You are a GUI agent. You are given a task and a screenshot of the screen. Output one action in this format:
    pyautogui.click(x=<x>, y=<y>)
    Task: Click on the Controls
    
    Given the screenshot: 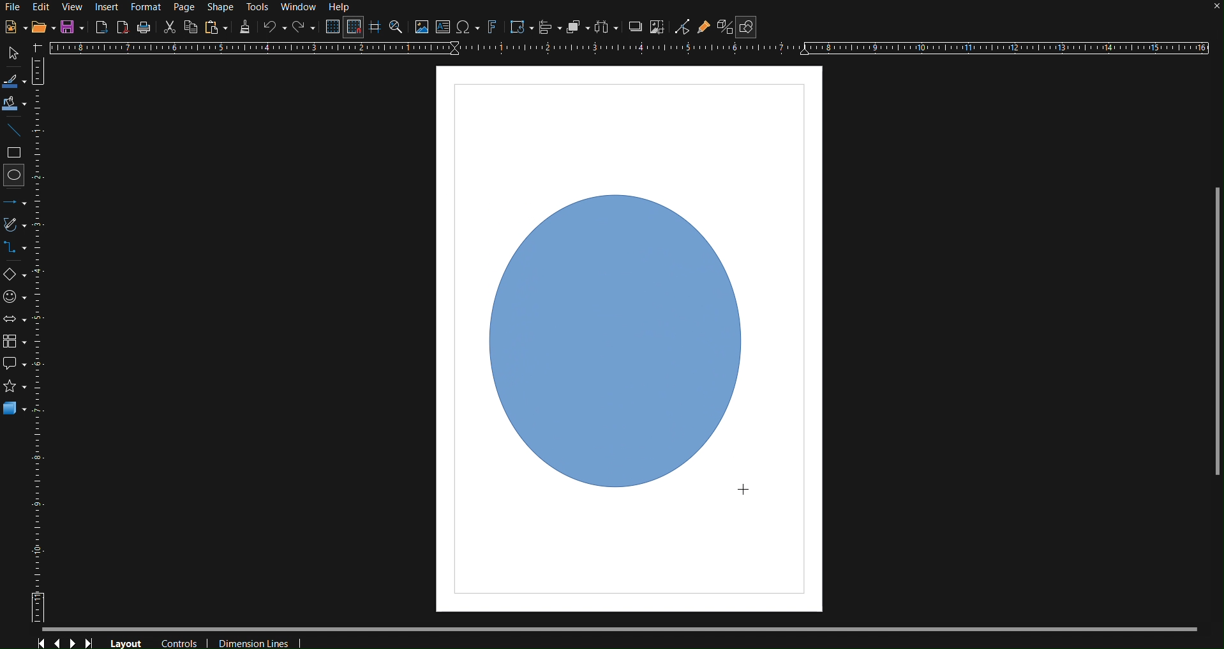 What is the action you would take?
    pyautogui.click(x=182, y=641)
    